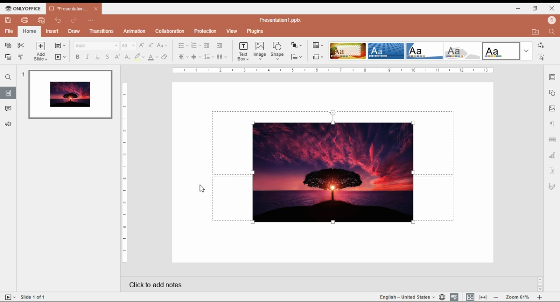 This screenshot has width=560, height=302. What do you see at coordinates (24, 20) in the screenshot?
I see `print file` at bounding box center [24, 20].